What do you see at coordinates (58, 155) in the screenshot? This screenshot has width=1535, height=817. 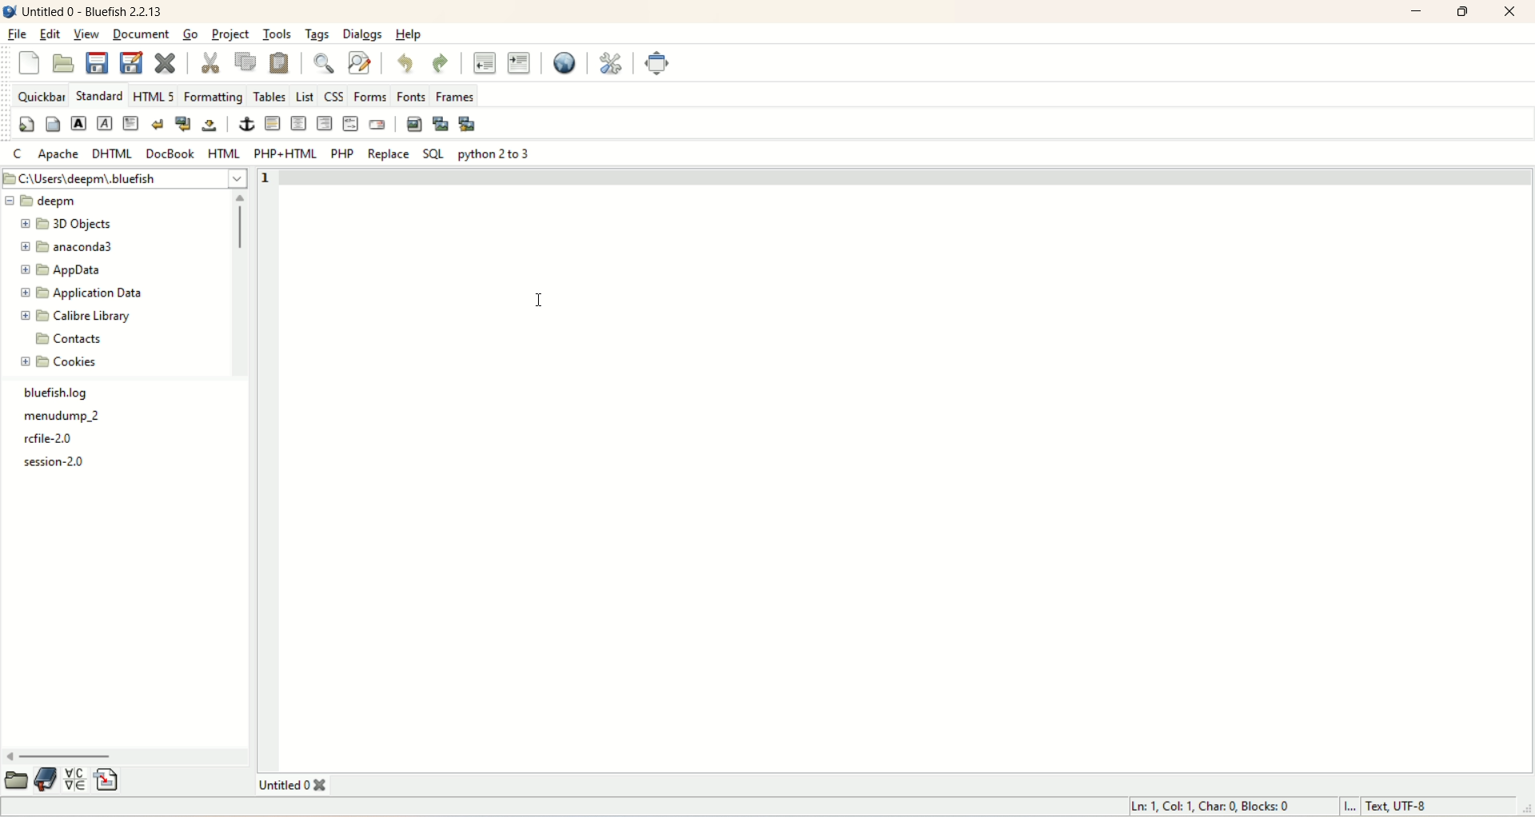 I see `apache` at bounding box center [58, 155].